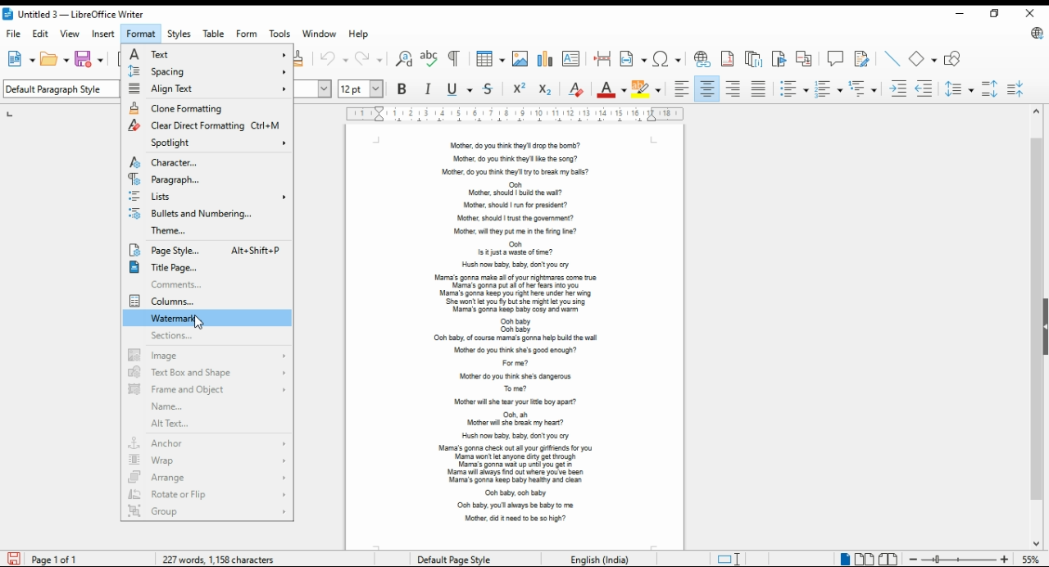 The width and height of the screenshot is (1049, 567). Describe the element at coordinates (1036, 327) in the screenshot. I see `scroll bar` at that location.